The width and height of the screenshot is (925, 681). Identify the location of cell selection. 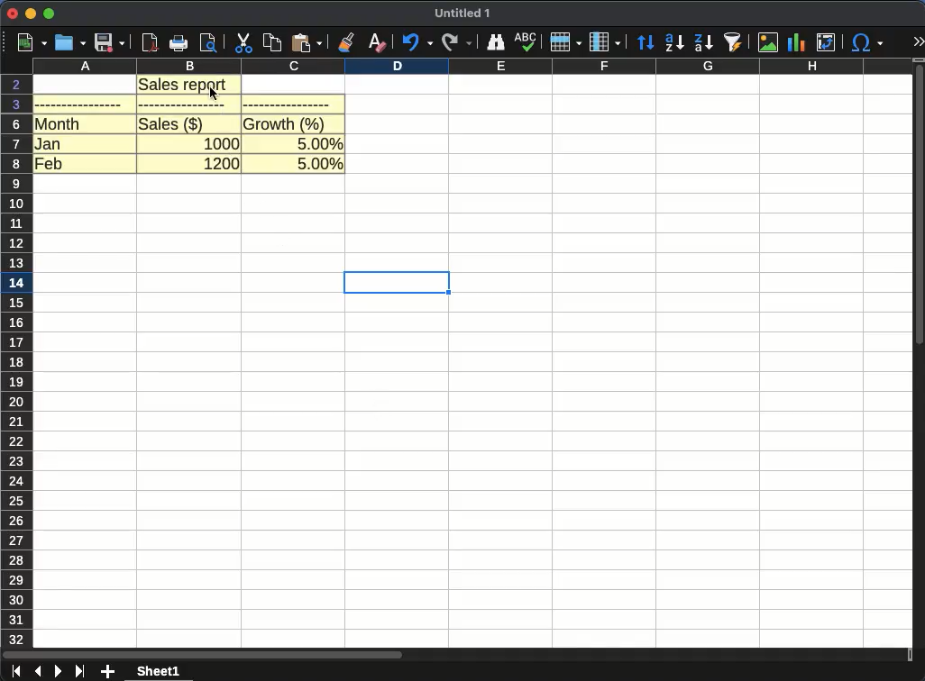
(396, 282).